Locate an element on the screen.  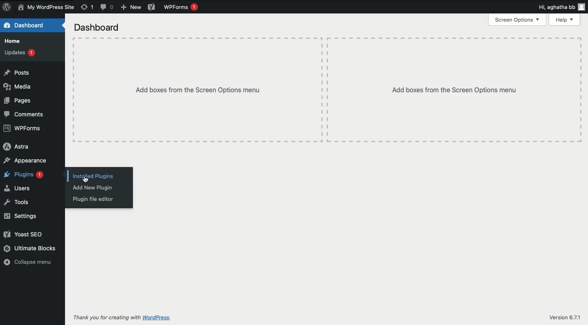
Astra is located at coordinates (17, 146).